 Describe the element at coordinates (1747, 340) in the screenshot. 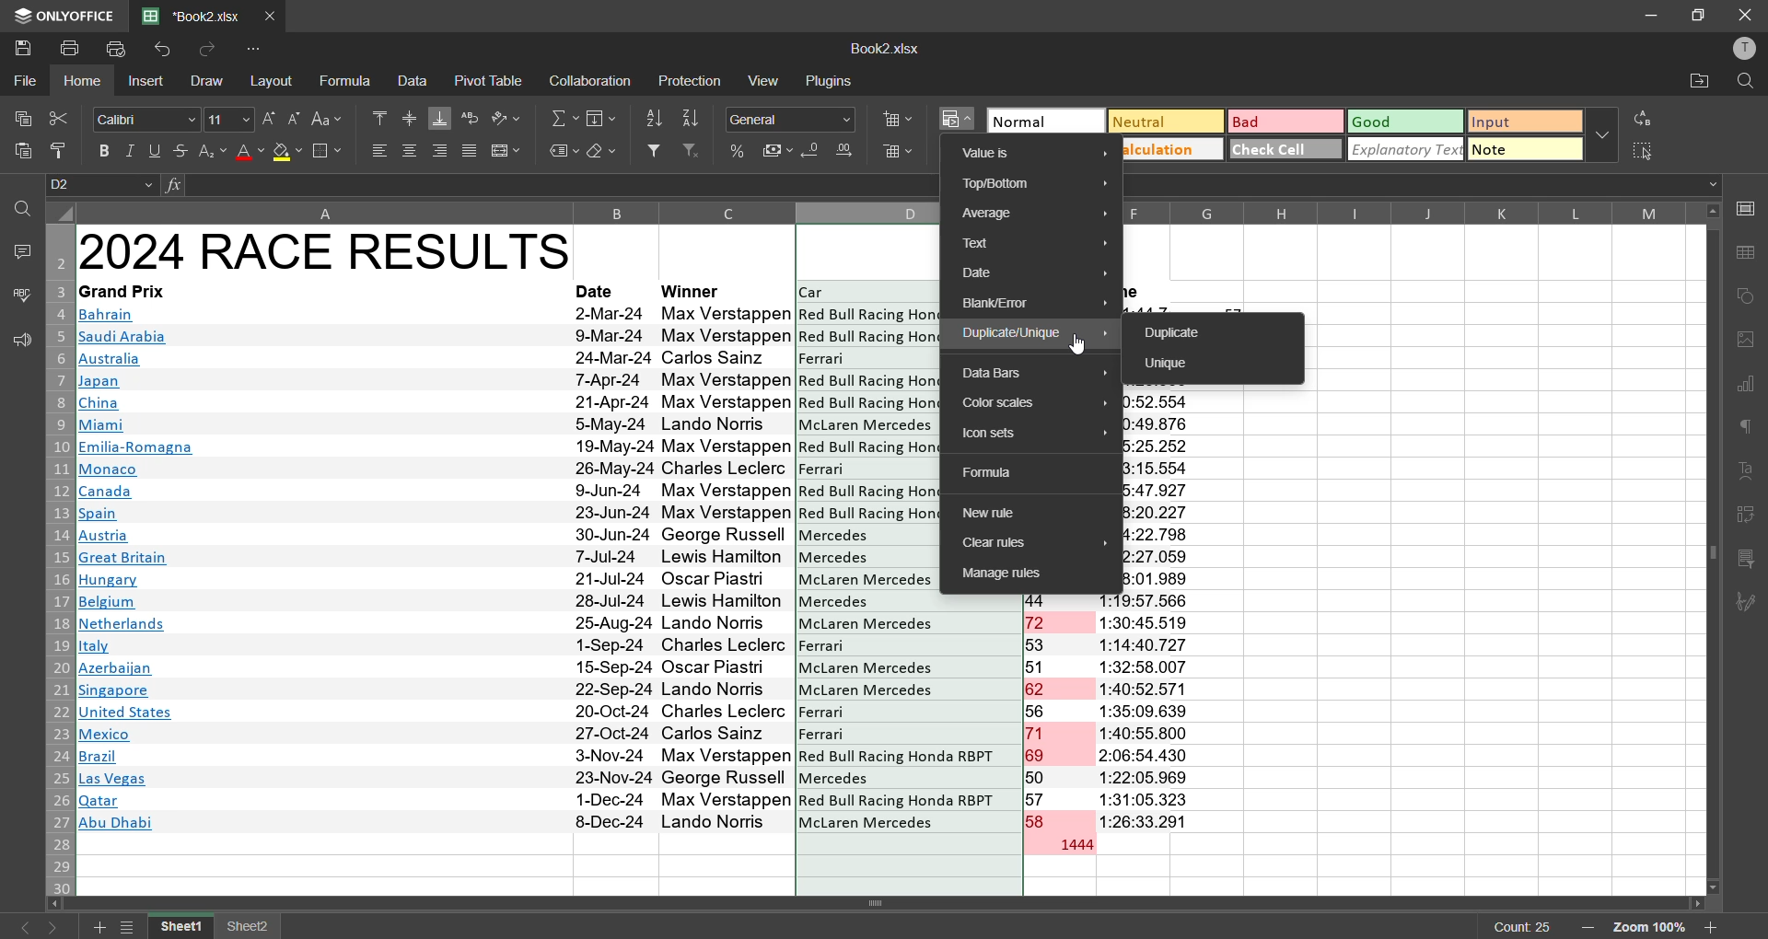

I see `images` at that location.